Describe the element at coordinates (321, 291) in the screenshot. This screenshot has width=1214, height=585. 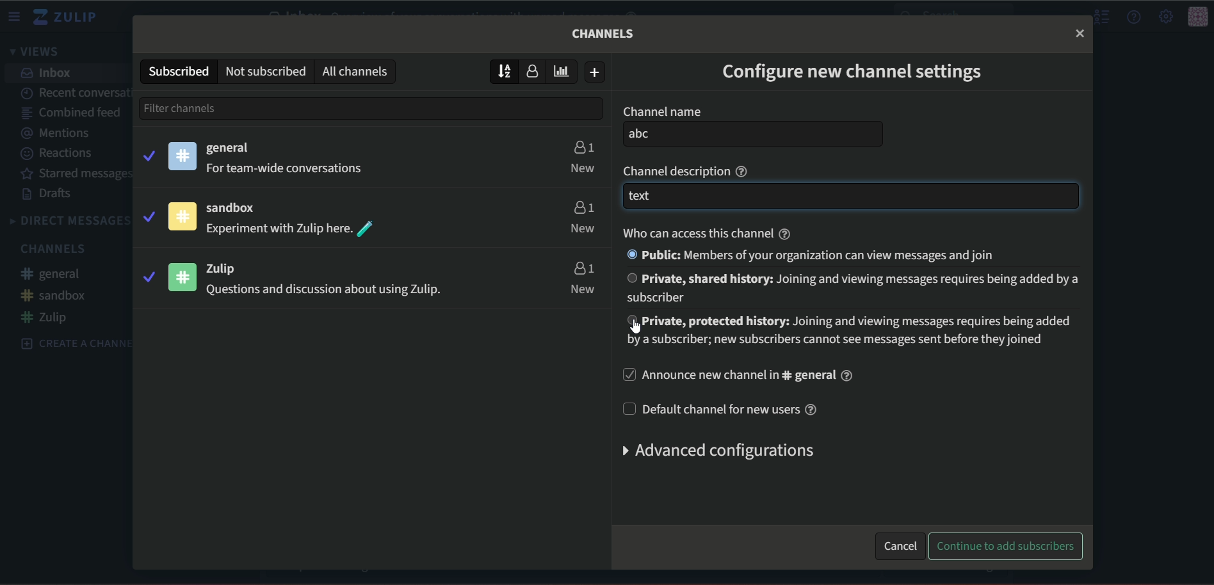
I see `questions and discussion about zulip` at that location.